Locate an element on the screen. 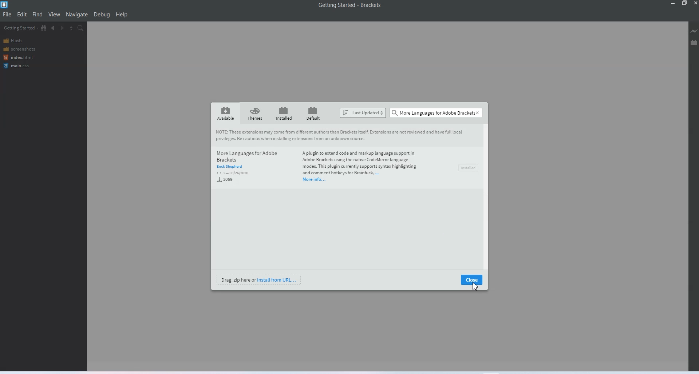 This screenshot has height=374, width=699. Close is located at coordinates (471, 279).